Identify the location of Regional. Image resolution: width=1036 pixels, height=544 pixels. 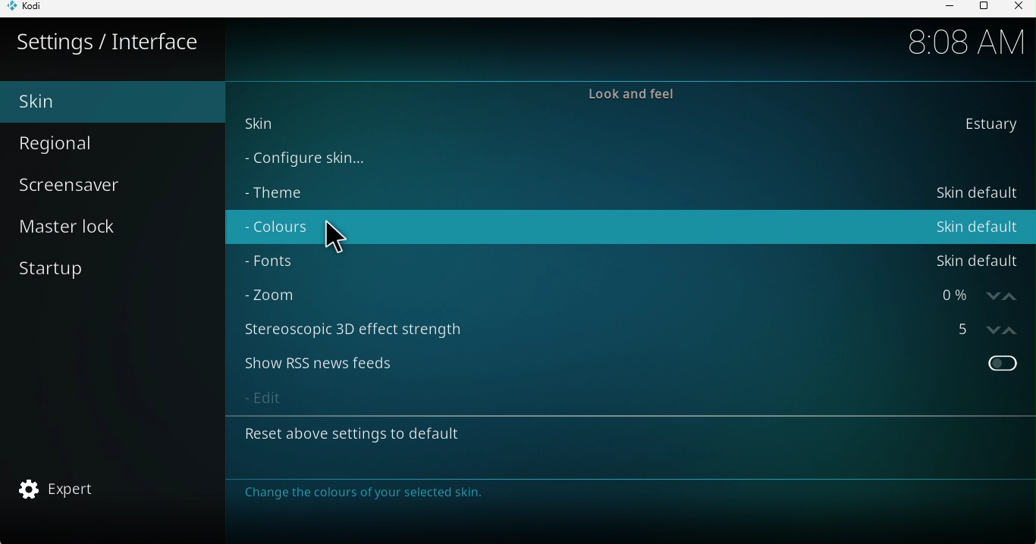
(89, 145).